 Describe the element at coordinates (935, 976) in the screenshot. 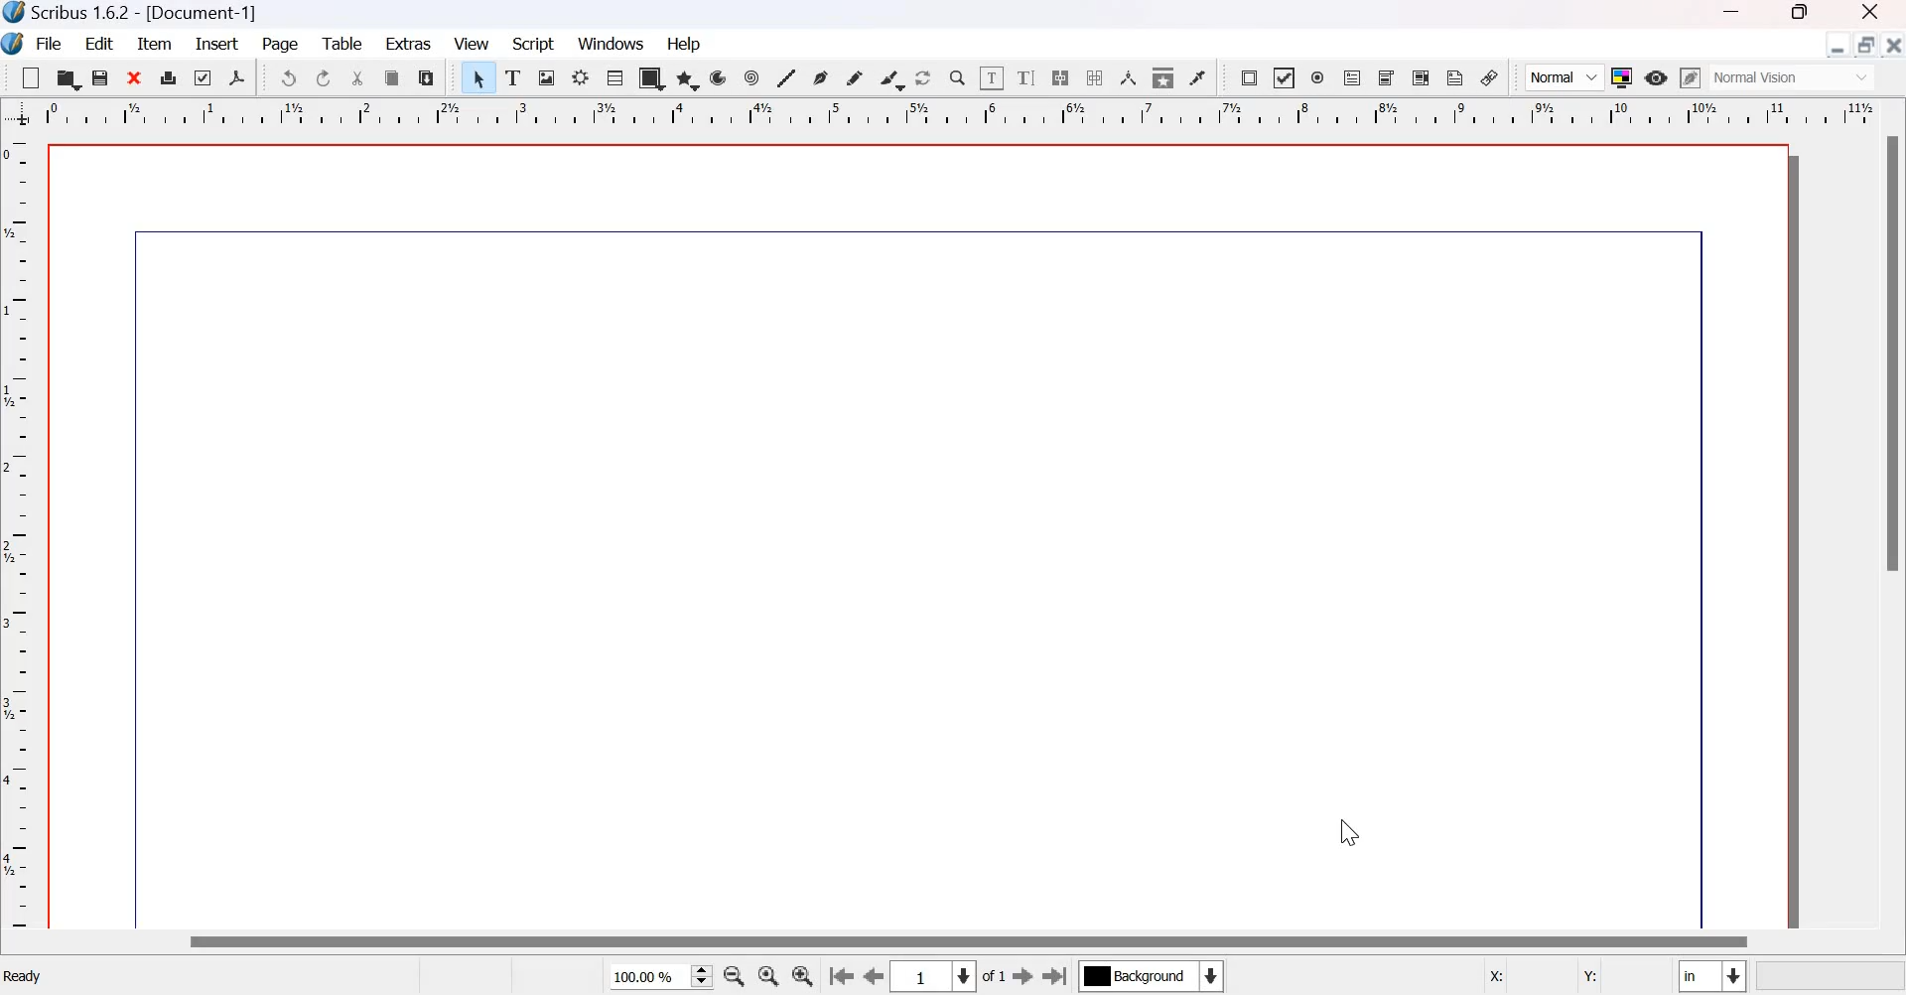

I see `Select the current page` at that location.